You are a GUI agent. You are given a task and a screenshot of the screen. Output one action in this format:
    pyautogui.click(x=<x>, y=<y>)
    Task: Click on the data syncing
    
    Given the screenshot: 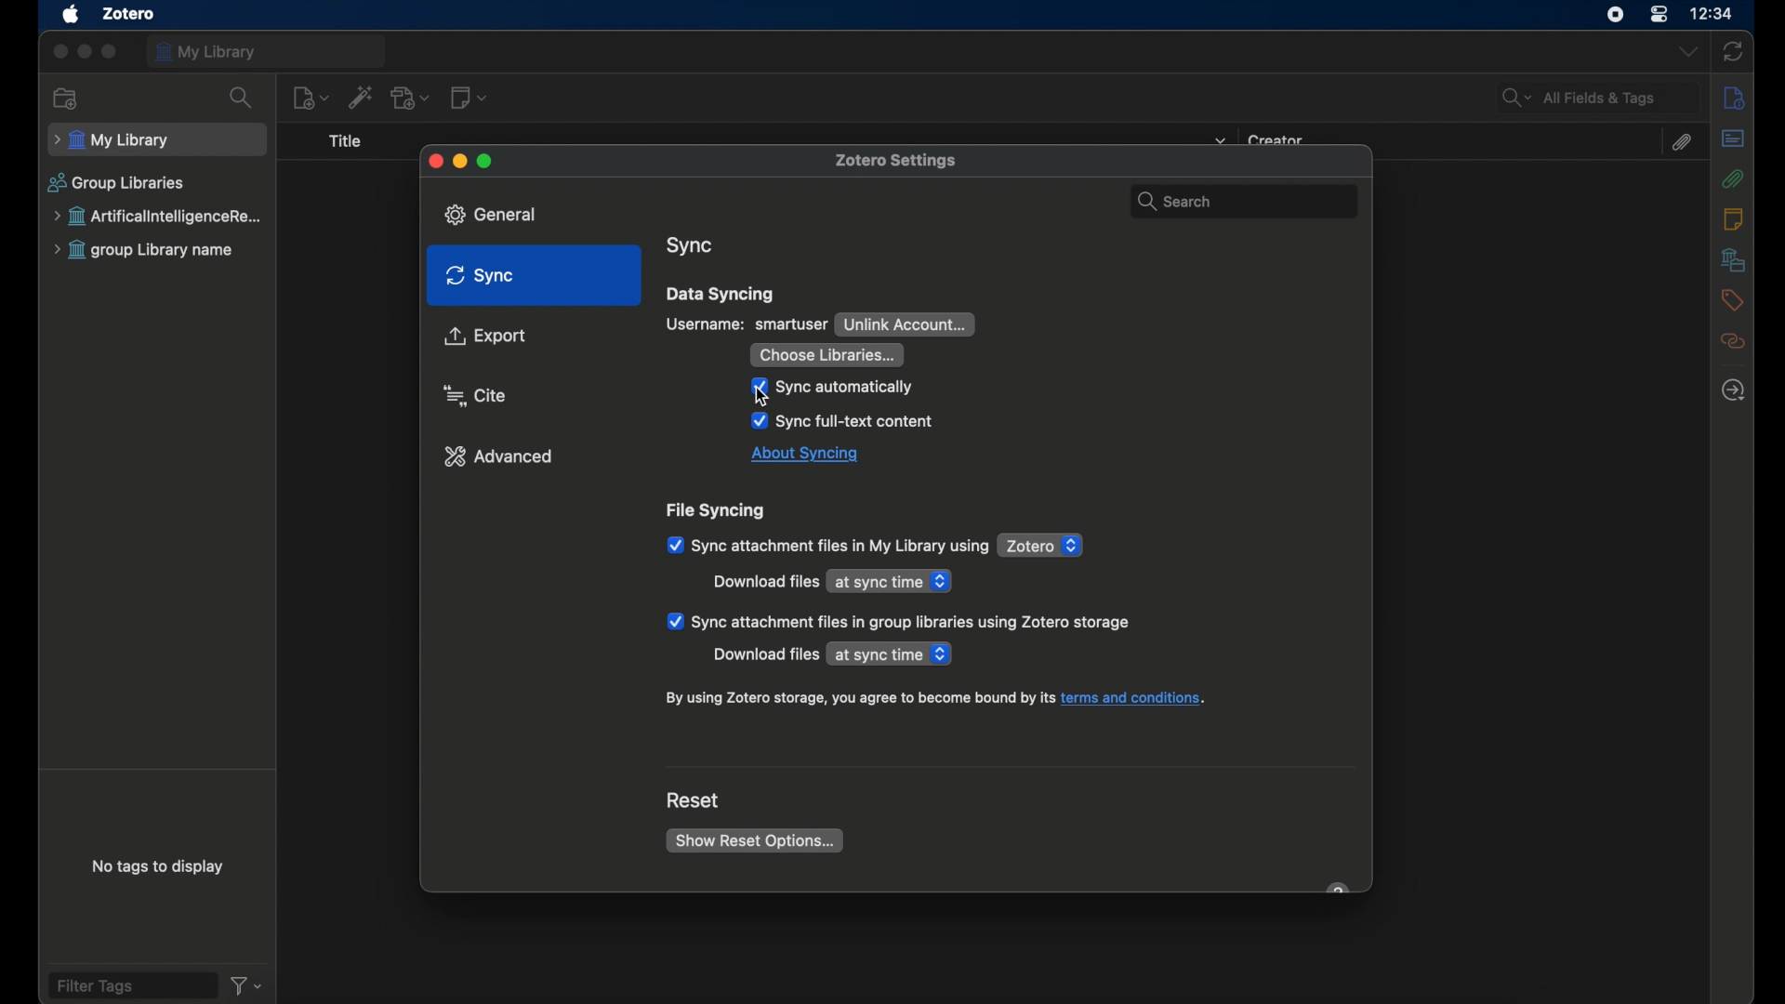 What is the action you would take?
    pyautogui.click(x=721, y=294)
    